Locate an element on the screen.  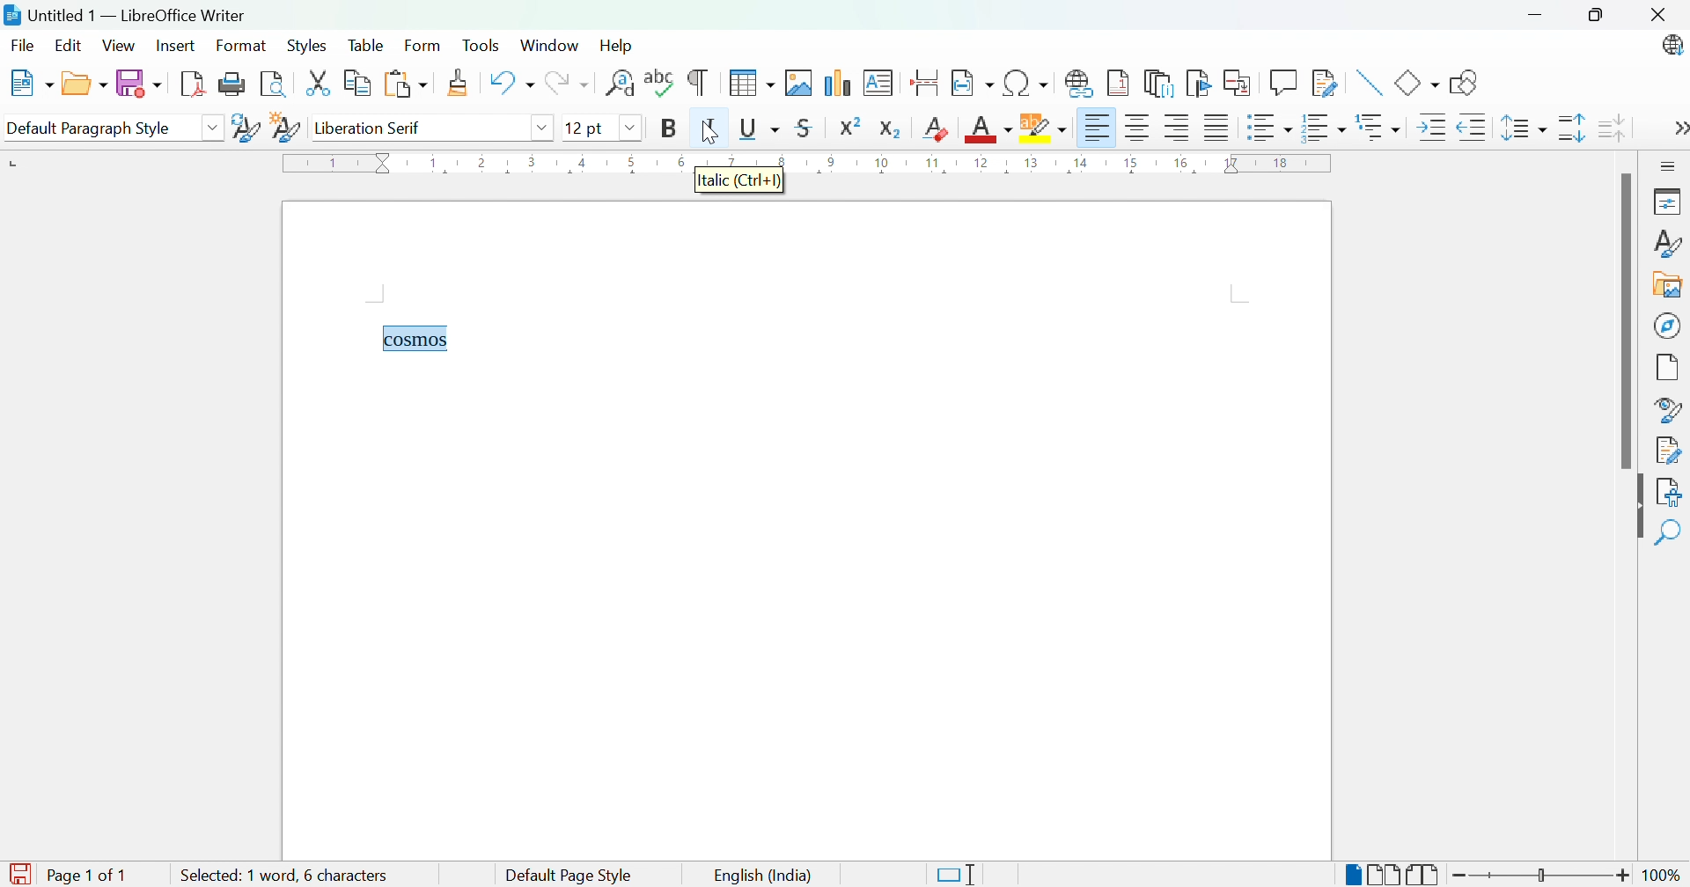
Zoom out is located at coordinates (1462, 876).